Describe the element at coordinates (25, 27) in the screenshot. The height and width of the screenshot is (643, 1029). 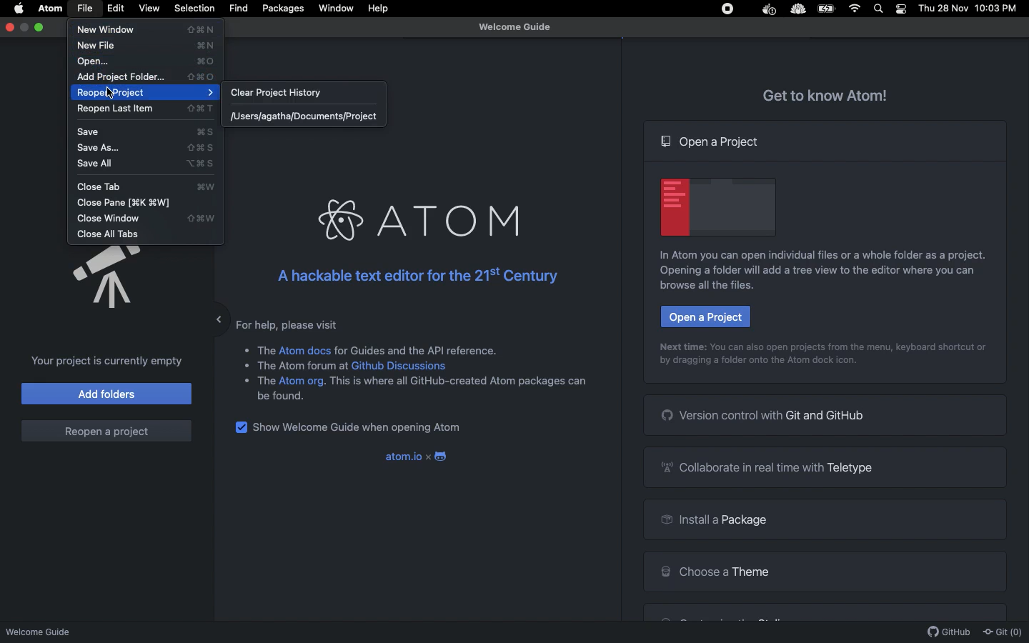
I see `minimize` at that location.